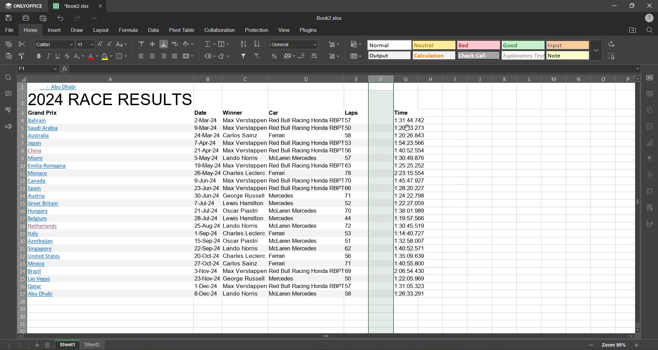  Describe the element at coordinates (54, 45) in the screenshot. I see `font style` at that location.